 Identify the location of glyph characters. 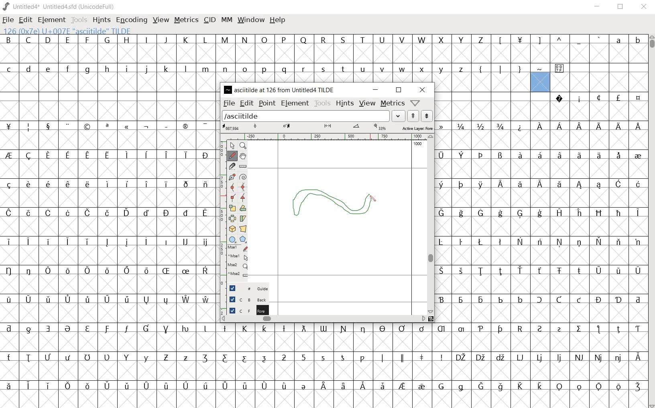
(541, 208).